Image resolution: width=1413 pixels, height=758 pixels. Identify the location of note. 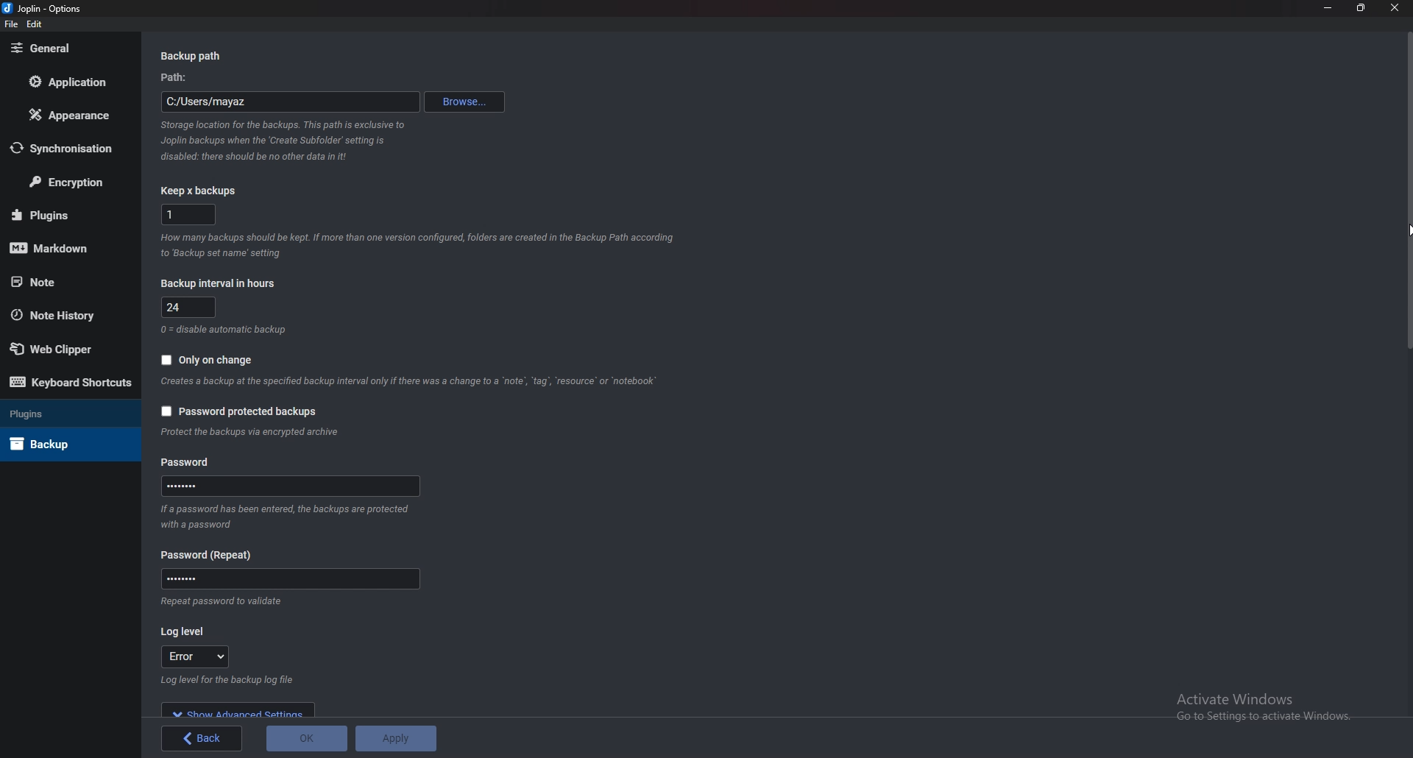
(60, 282).